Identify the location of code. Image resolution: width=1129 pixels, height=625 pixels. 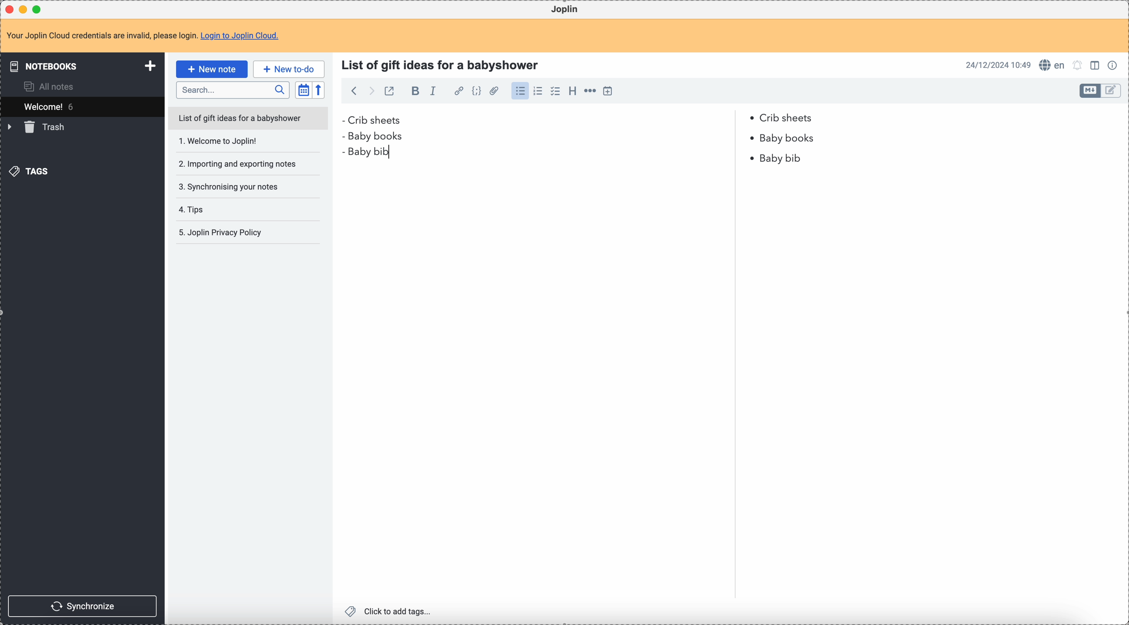
(478, 92).